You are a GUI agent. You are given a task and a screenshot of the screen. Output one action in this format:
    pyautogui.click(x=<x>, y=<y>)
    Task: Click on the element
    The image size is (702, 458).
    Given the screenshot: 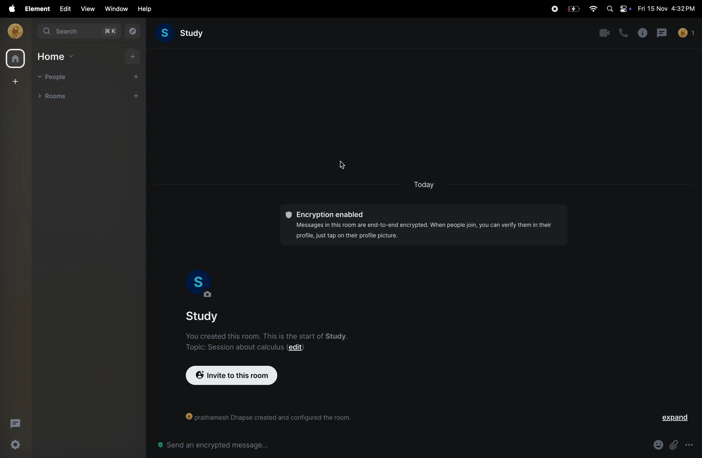 What is the action you would take?
    pyautogui.click(x=35, y=9)
    